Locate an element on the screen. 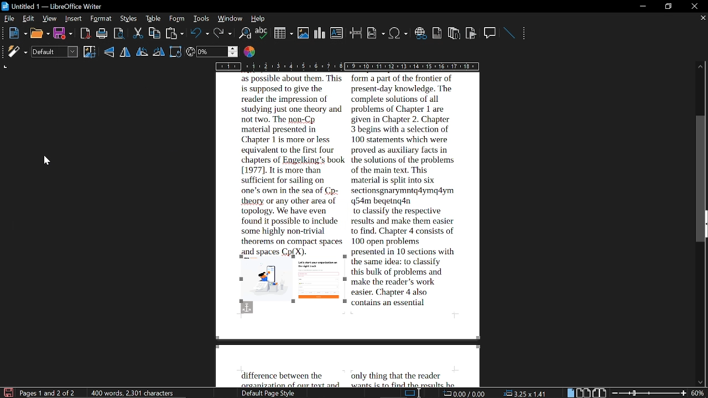 The image size is (708, 398). restore down is located at coordinates (665, 7).